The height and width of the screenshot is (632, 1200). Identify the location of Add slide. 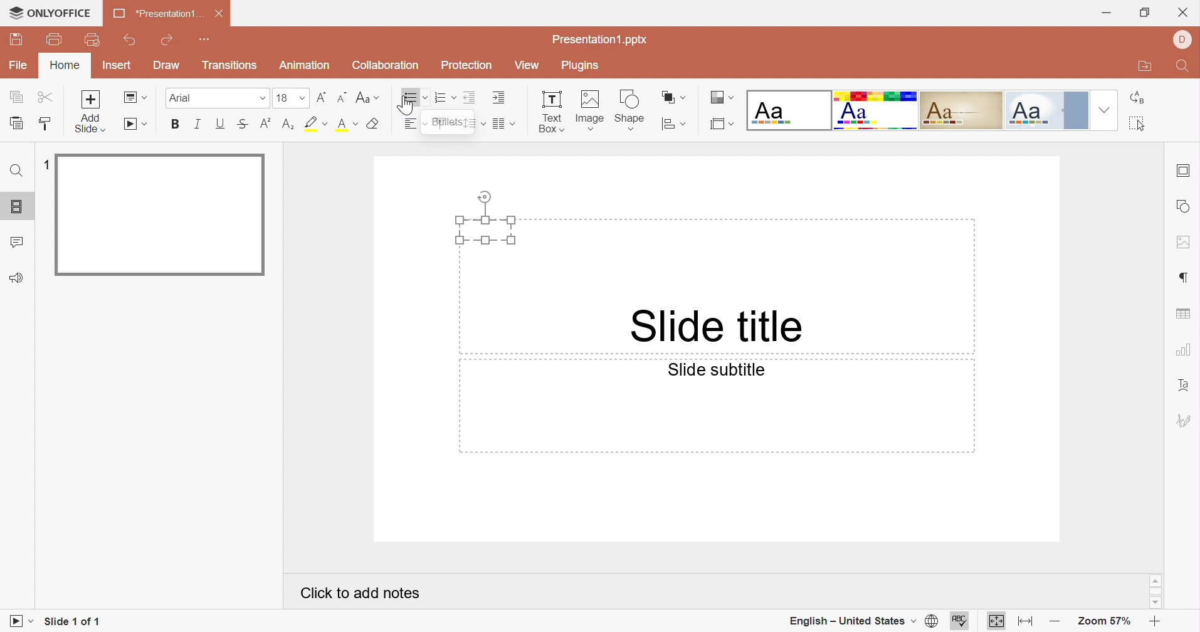
(91, 111).